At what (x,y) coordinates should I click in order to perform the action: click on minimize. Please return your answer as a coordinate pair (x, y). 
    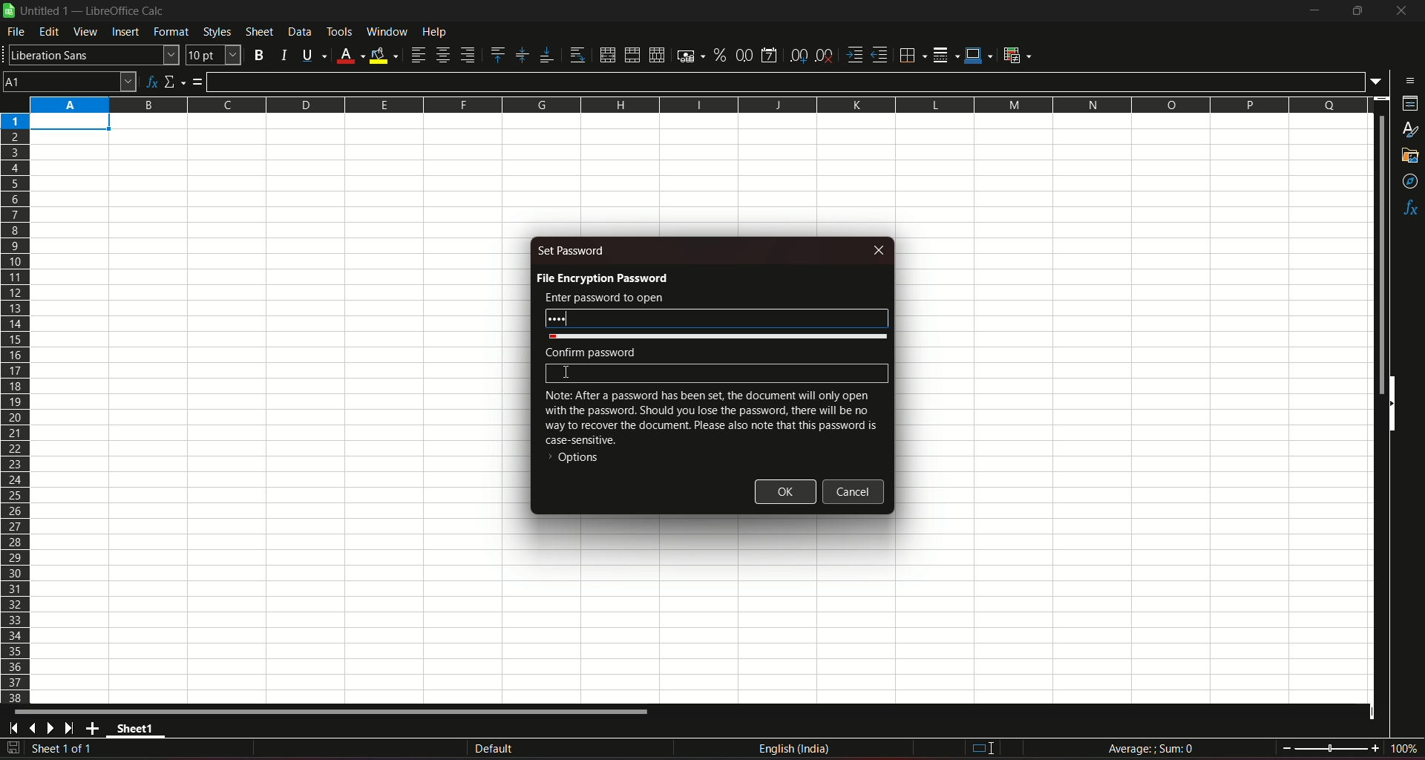
    Looking at the image, I should click on (1313, 11).